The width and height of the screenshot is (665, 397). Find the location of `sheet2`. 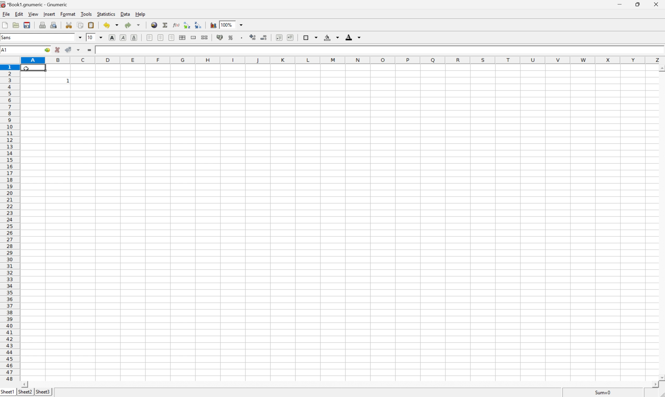

sheet2 is located at coordinates (25, 393).